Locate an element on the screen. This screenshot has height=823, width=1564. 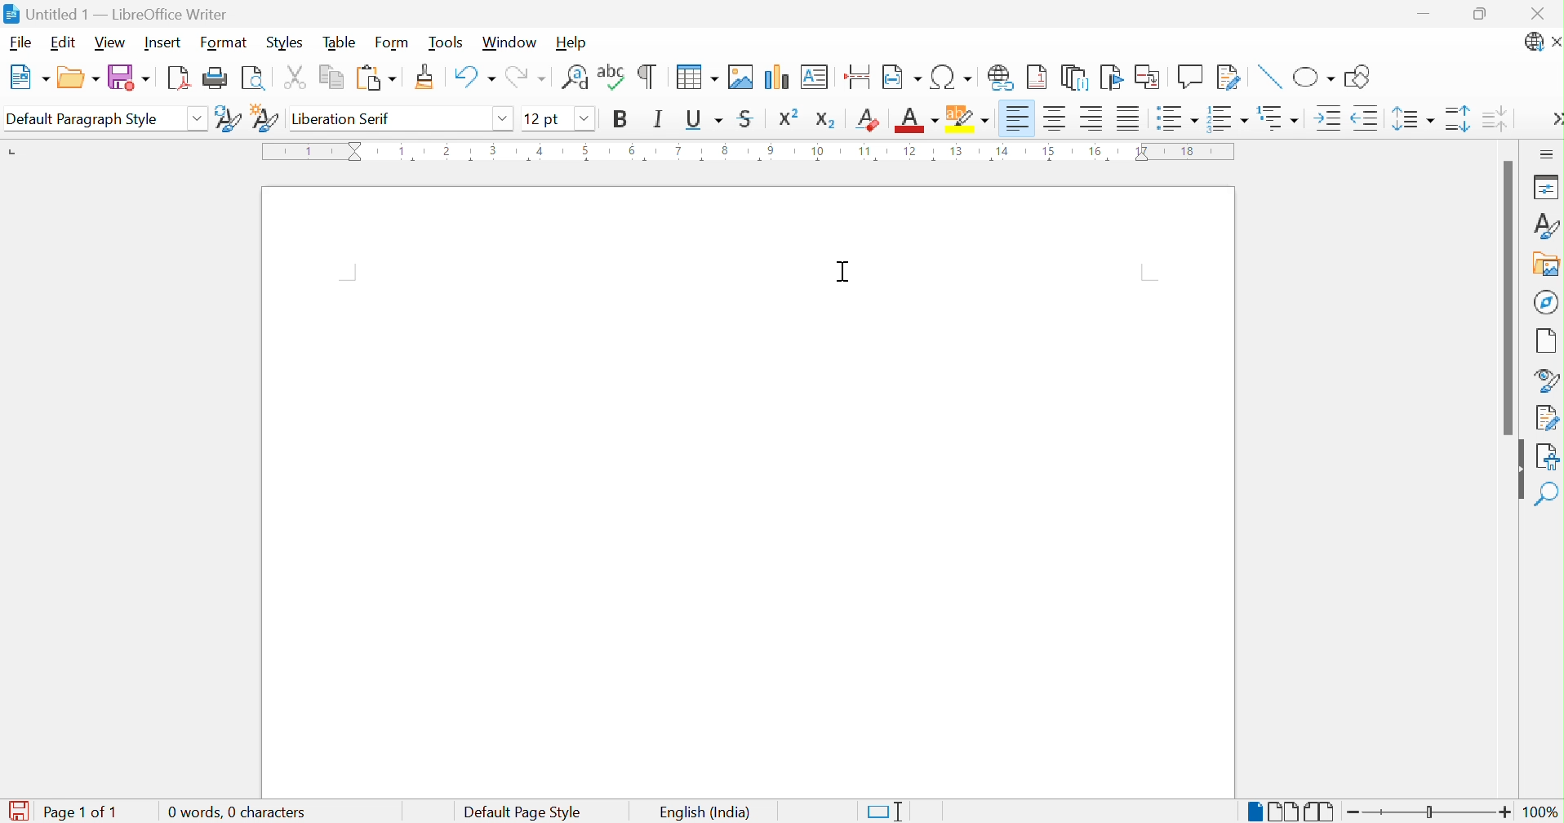
Gallery is located at coordinates (1545, 266).